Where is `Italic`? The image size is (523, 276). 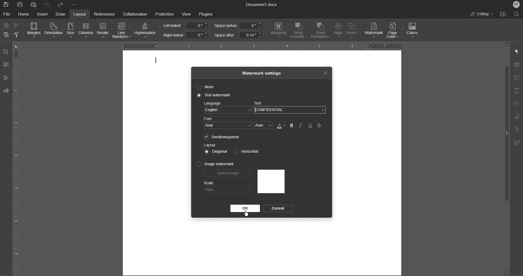
Italic is located at coordinates (301, 125).